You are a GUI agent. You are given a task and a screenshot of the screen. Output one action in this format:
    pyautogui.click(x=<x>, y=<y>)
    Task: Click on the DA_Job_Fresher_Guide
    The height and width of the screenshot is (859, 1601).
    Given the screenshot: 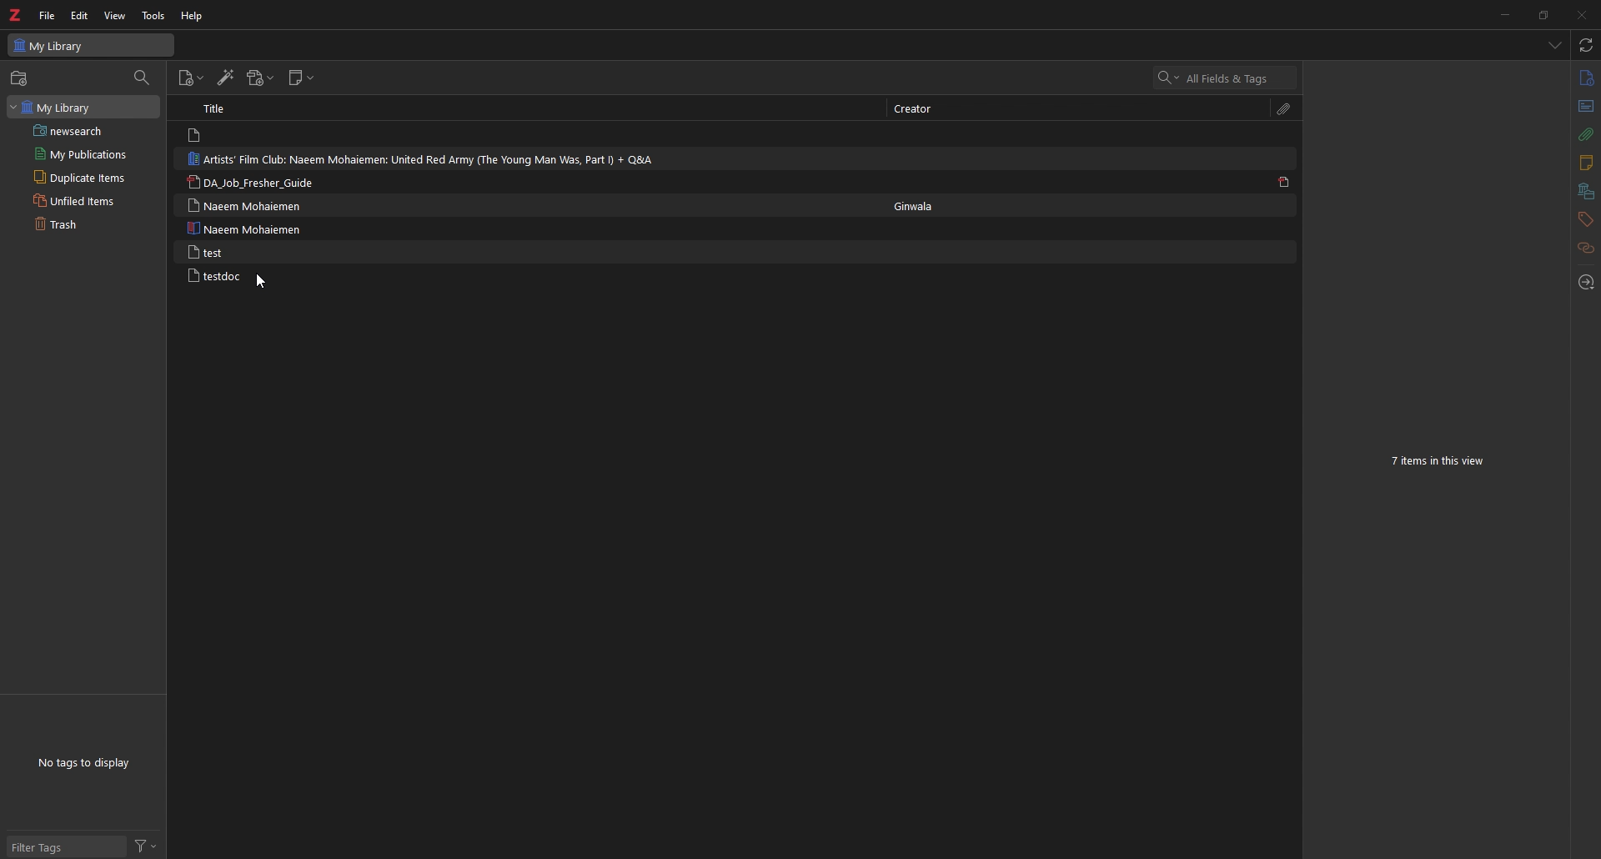 What is the action you would take?
    pyautogui.click(x=253, y=182)
    